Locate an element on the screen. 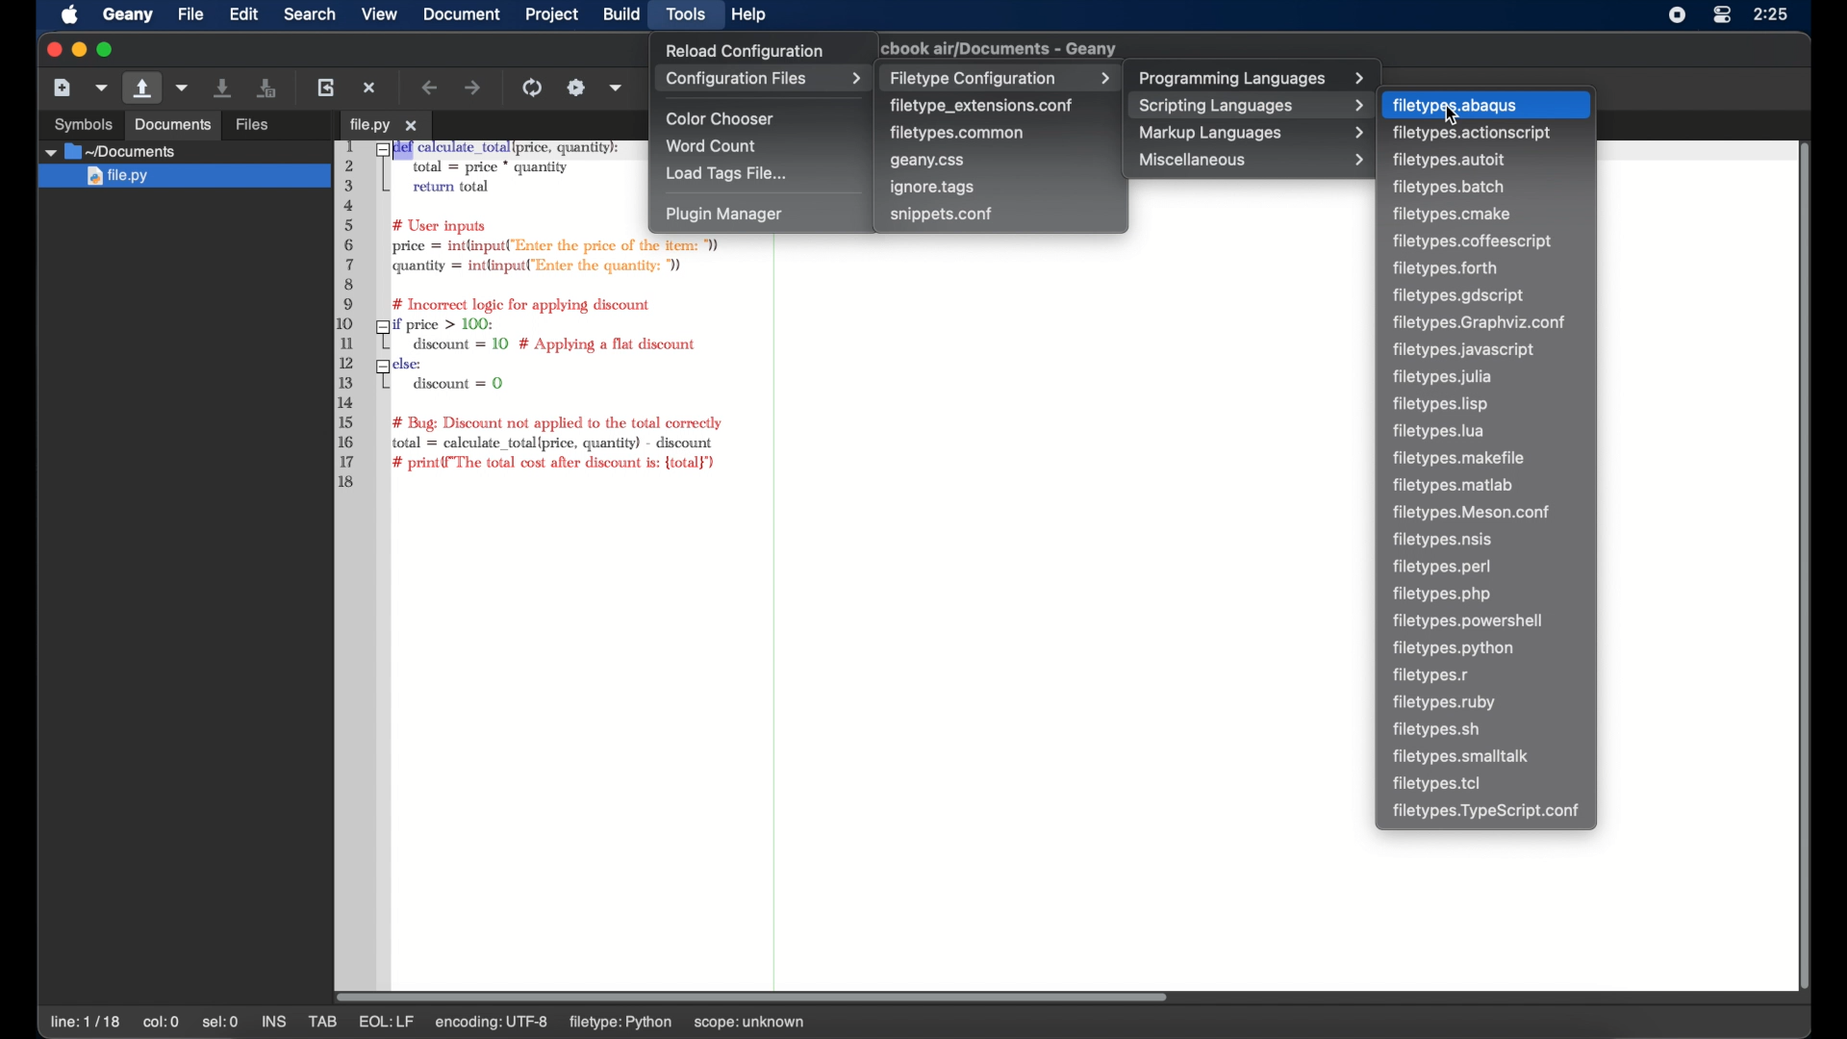  open an existing file is located at coordinates (143, 89).